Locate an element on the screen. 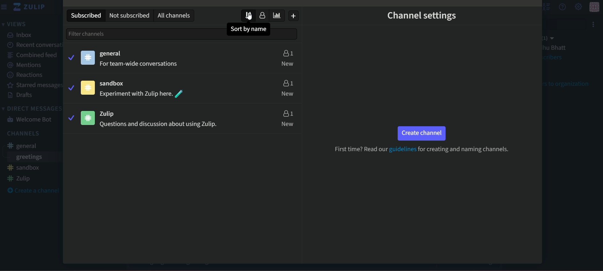 The image size is (603, 271). inbox is located at coordinates (20, 35).